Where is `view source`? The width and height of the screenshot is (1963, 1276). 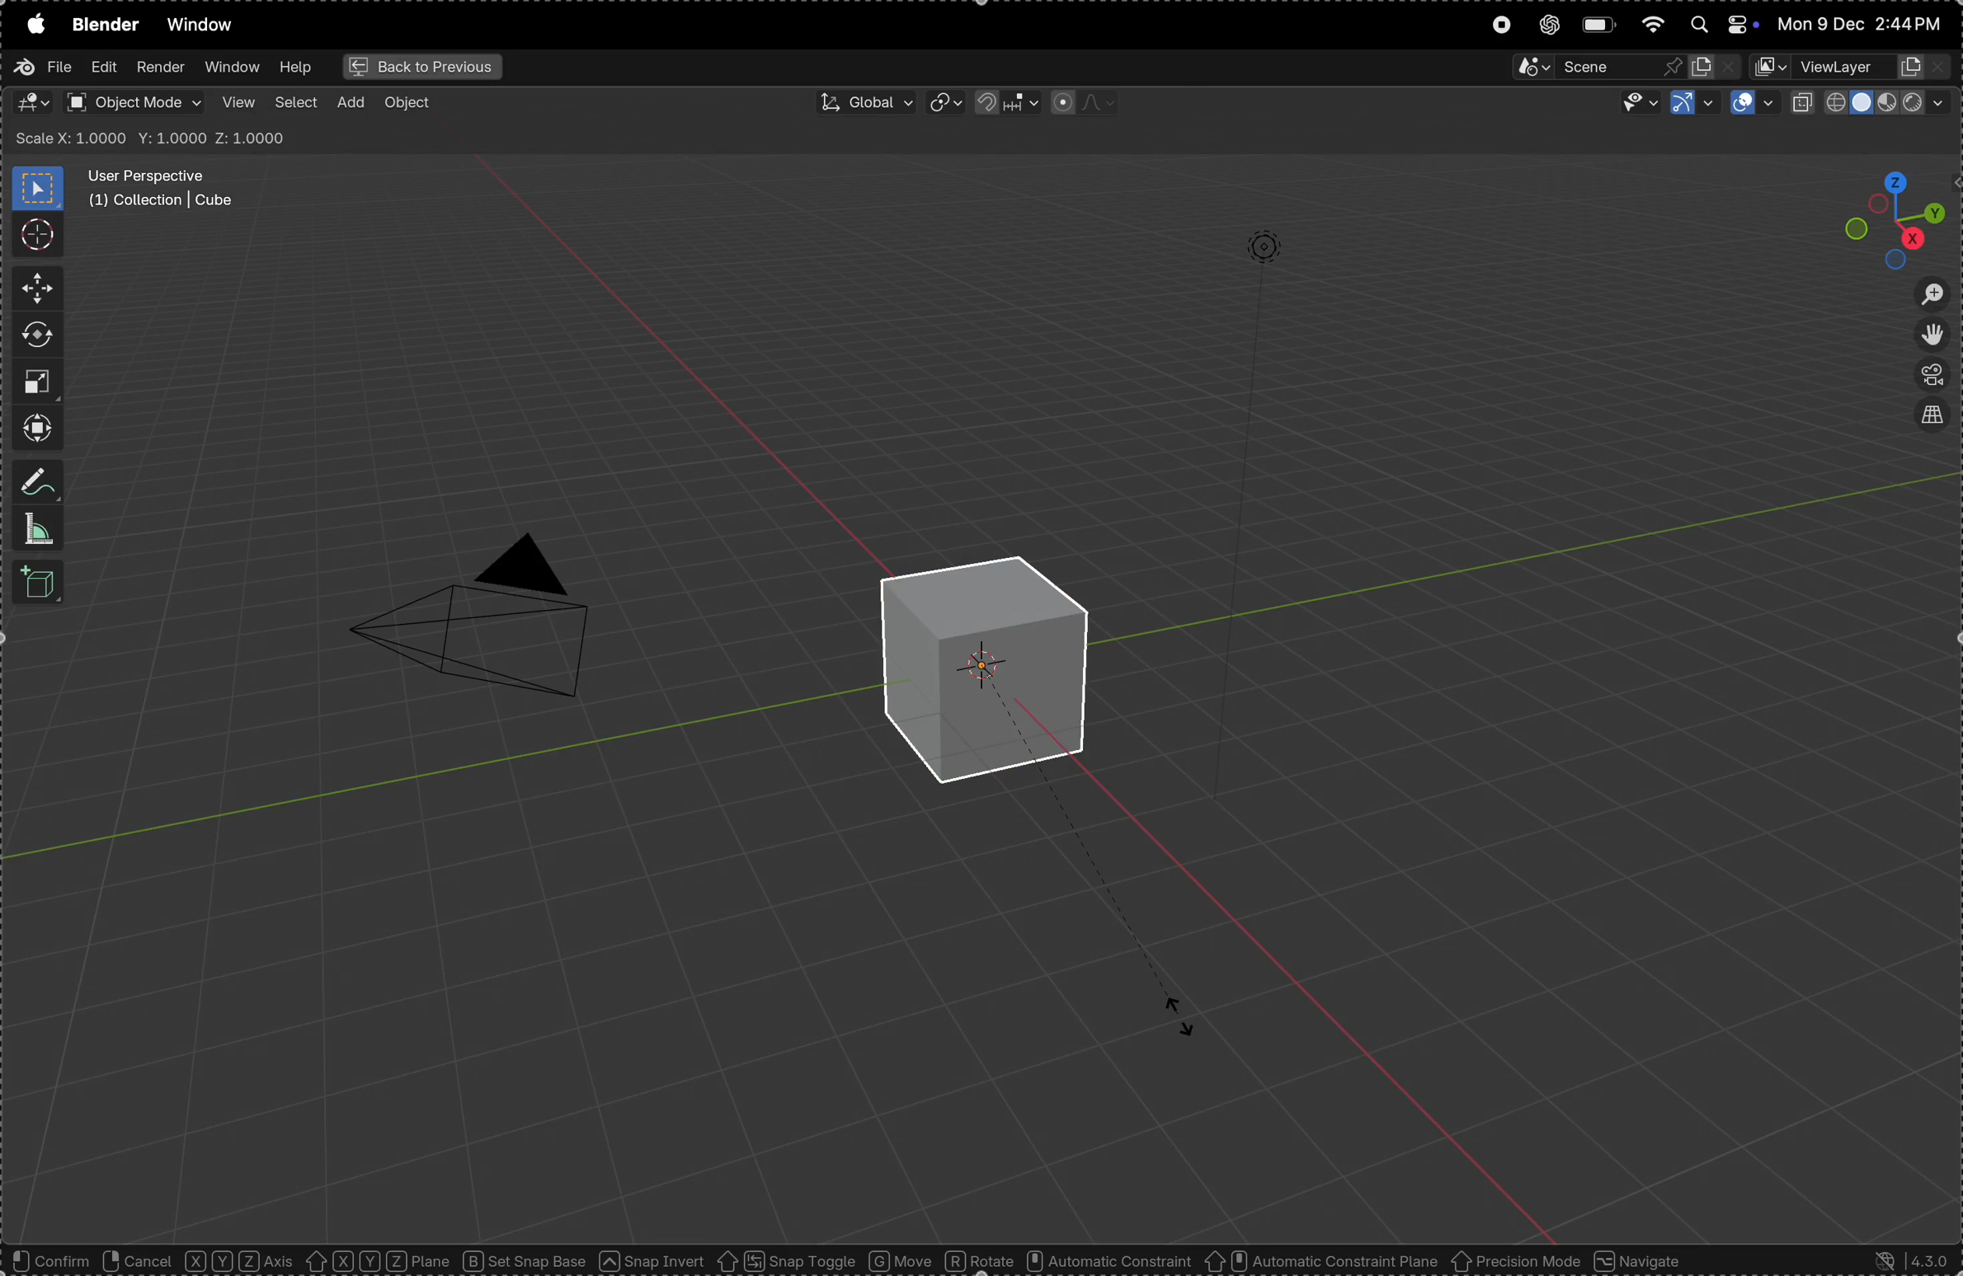 view source is located at coordinates (1935, 417).